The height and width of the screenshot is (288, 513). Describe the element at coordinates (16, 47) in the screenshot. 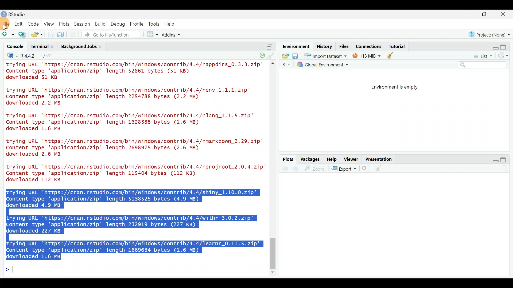

I see `Console` at that location.